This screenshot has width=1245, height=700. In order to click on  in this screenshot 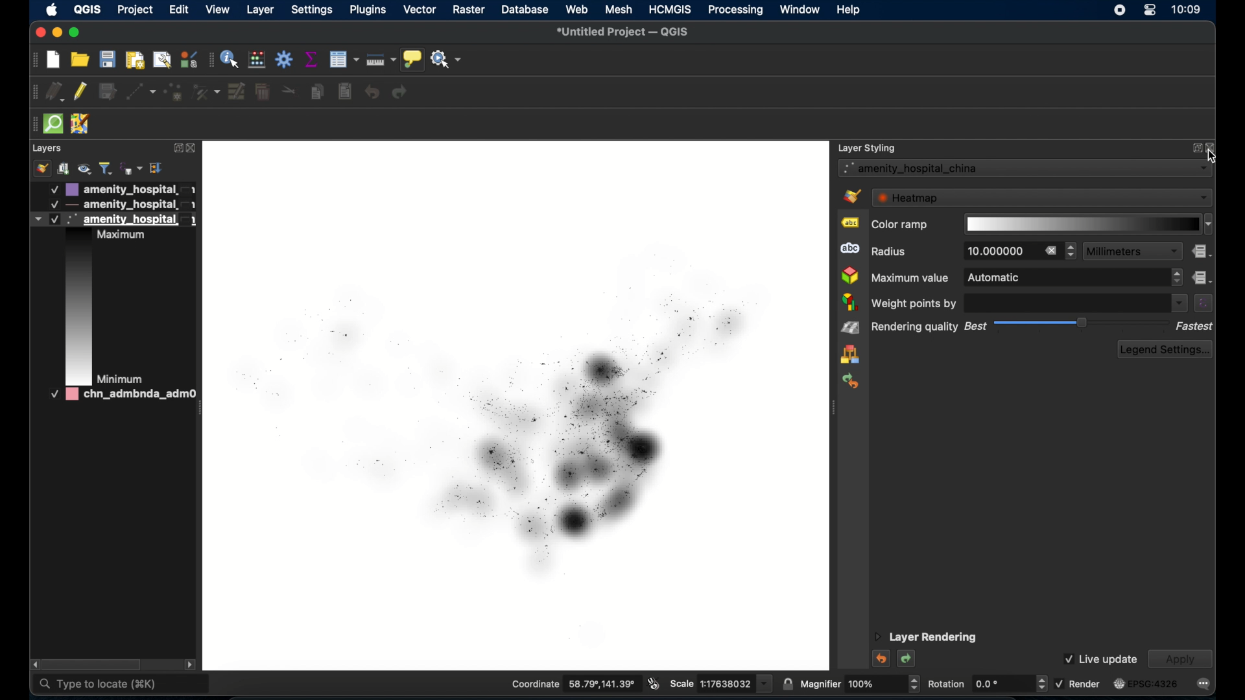, I will do `click(93, 664)`.